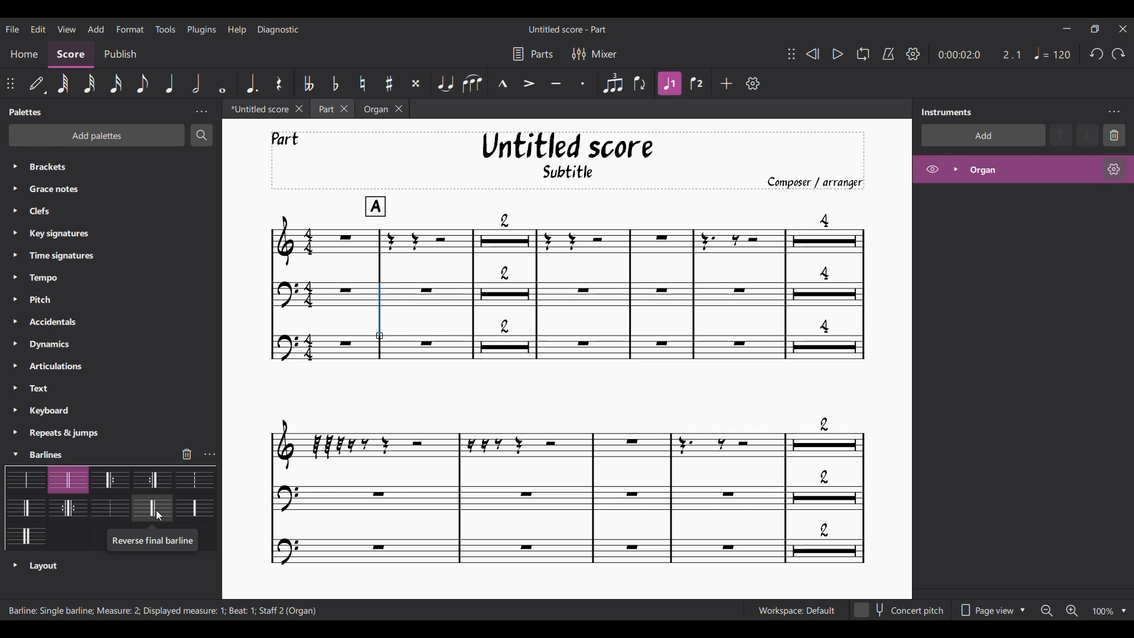 Image resolution: width=1134 pixels, height=638 pixels. I want to click on Augmentation dot, so click(252, 84).